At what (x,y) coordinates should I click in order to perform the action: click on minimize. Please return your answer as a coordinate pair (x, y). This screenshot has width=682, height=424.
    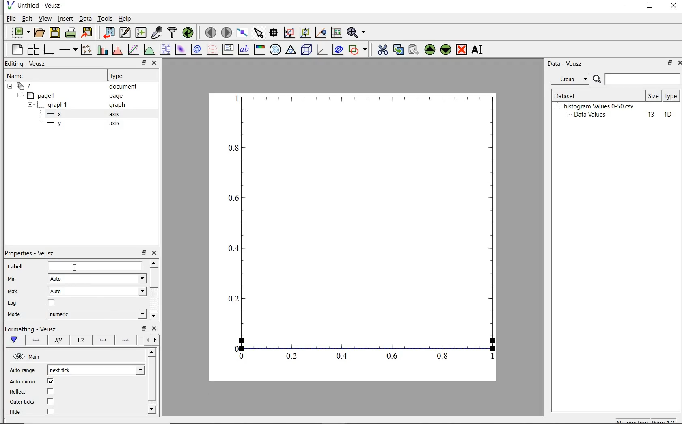
    Looking at the image, I should click on (627, 6).